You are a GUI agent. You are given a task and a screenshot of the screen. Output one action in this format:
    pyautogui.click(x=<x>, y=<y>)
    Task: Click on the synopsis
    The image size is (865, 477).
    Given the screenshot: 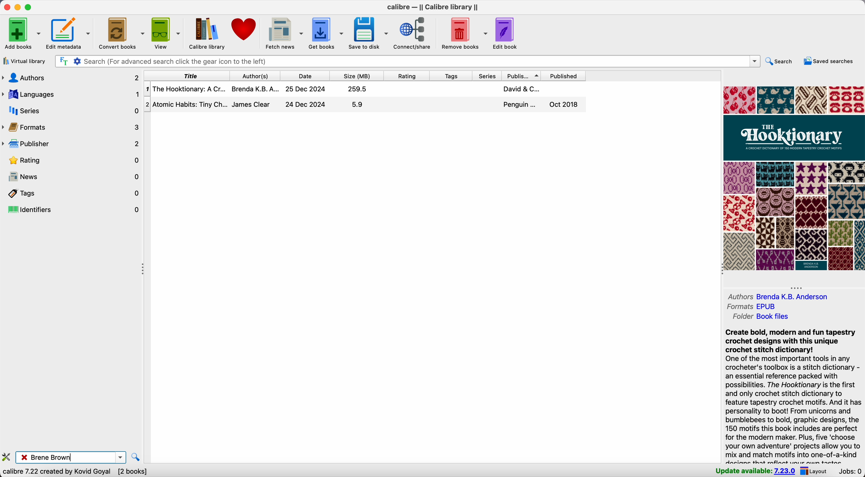 What is the action you would take?
    pyautogui.click(x=794, y=395)
    